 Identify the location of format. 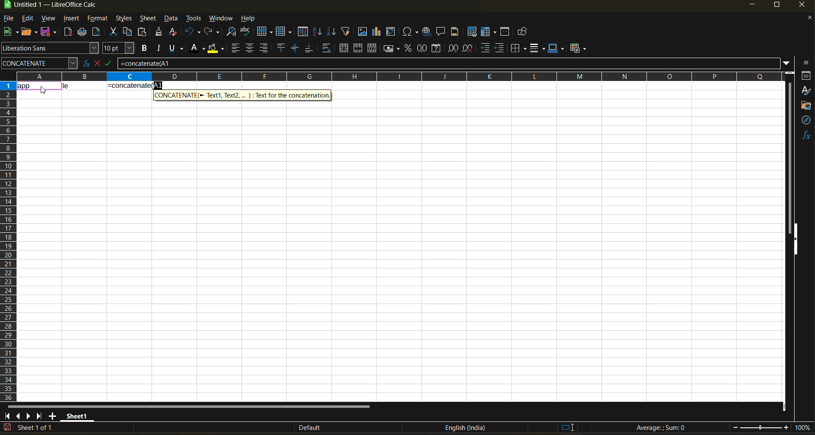
(98, 20).